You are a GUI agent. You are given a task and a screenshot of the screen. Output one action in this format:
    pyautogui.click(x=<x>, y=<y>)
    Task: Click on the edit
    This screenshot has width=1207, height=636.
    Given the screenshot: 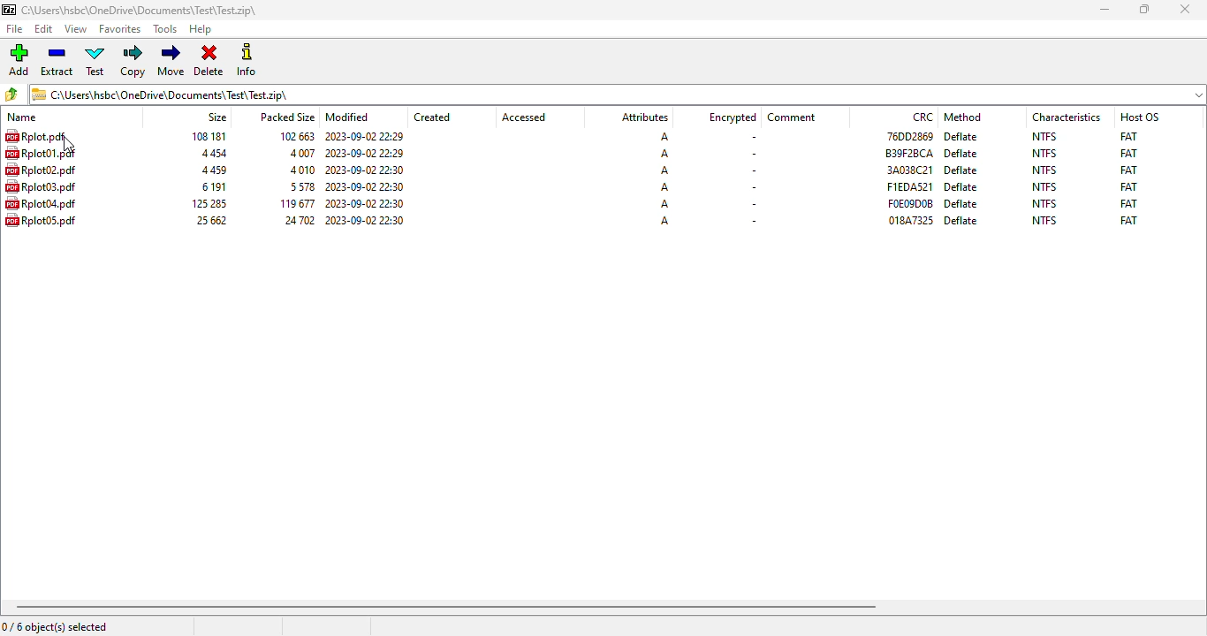 What is the action you would take?
    pyautogui.click(x=44, y=29)
    